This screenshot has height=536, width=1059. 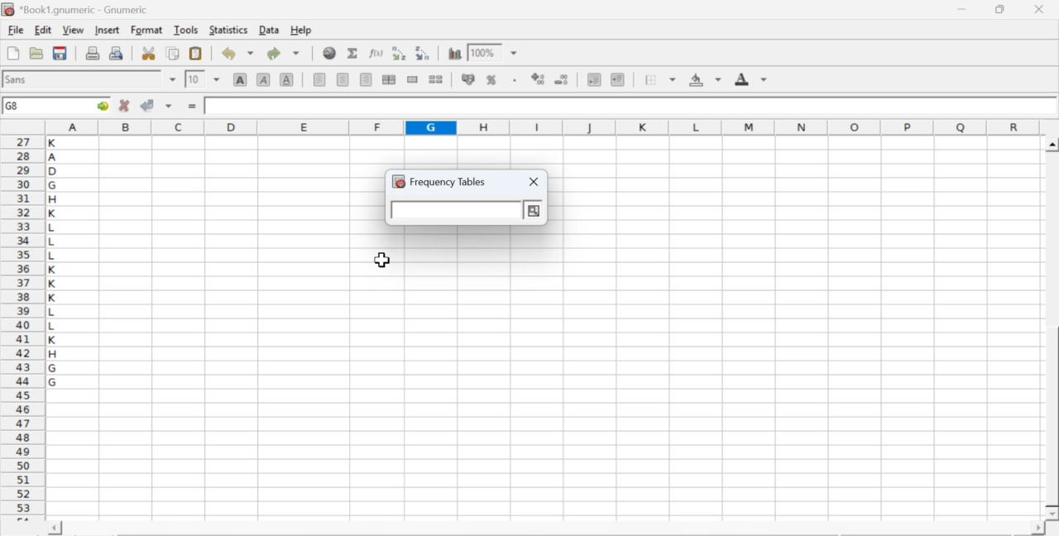 What do you see at coordinates (271, 29) in the screenshot?
I see `data` at bounding box center [271, 29].